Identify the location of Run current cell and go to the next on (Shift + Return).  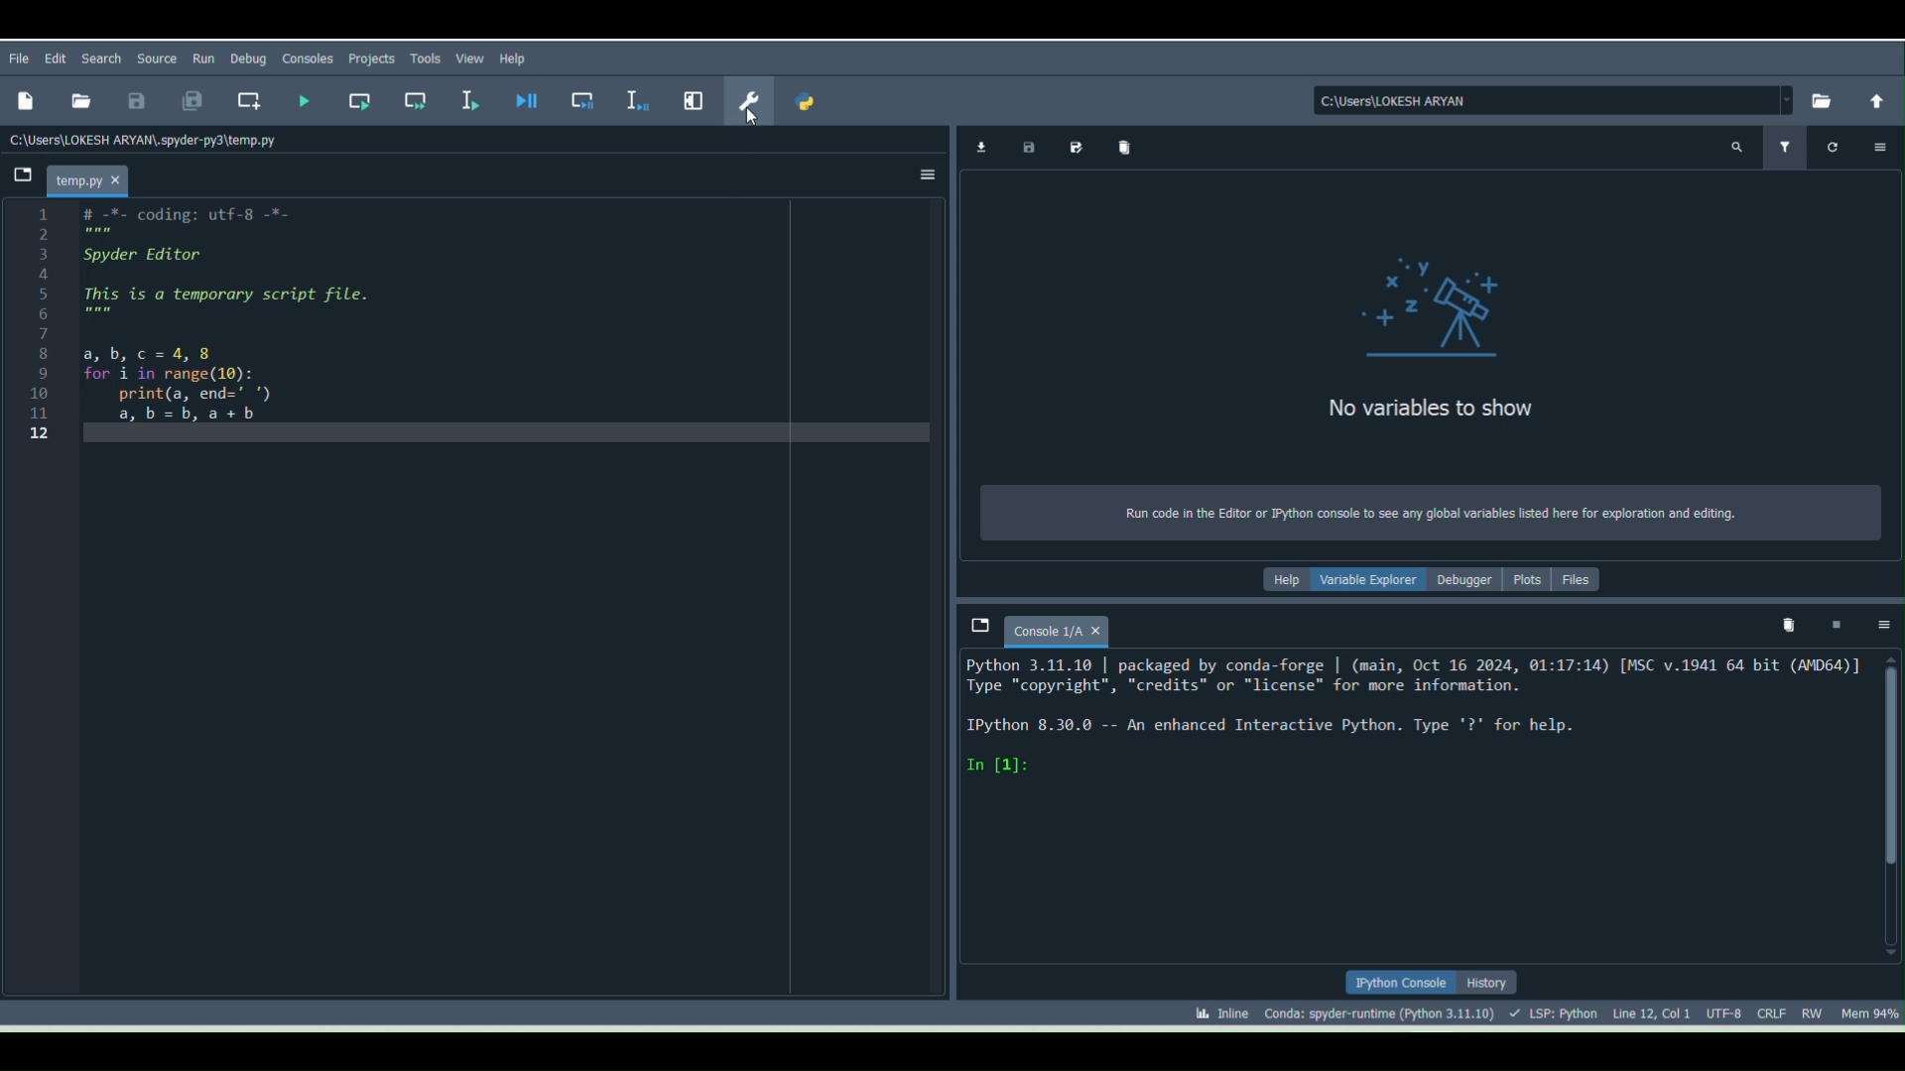
(416, 99).